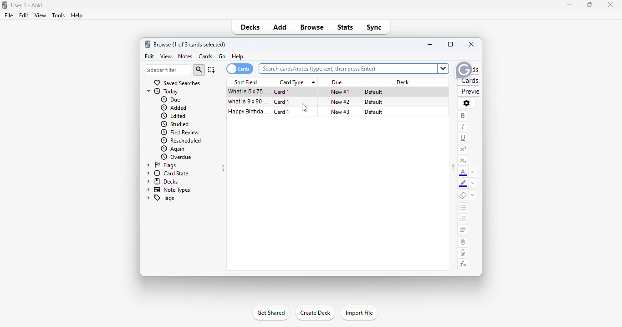 This screenshot has height=327, width=622. What do you see at coordinates (239, 69) in the screenshot?
I see `cards` at bounding box center [239, 69].